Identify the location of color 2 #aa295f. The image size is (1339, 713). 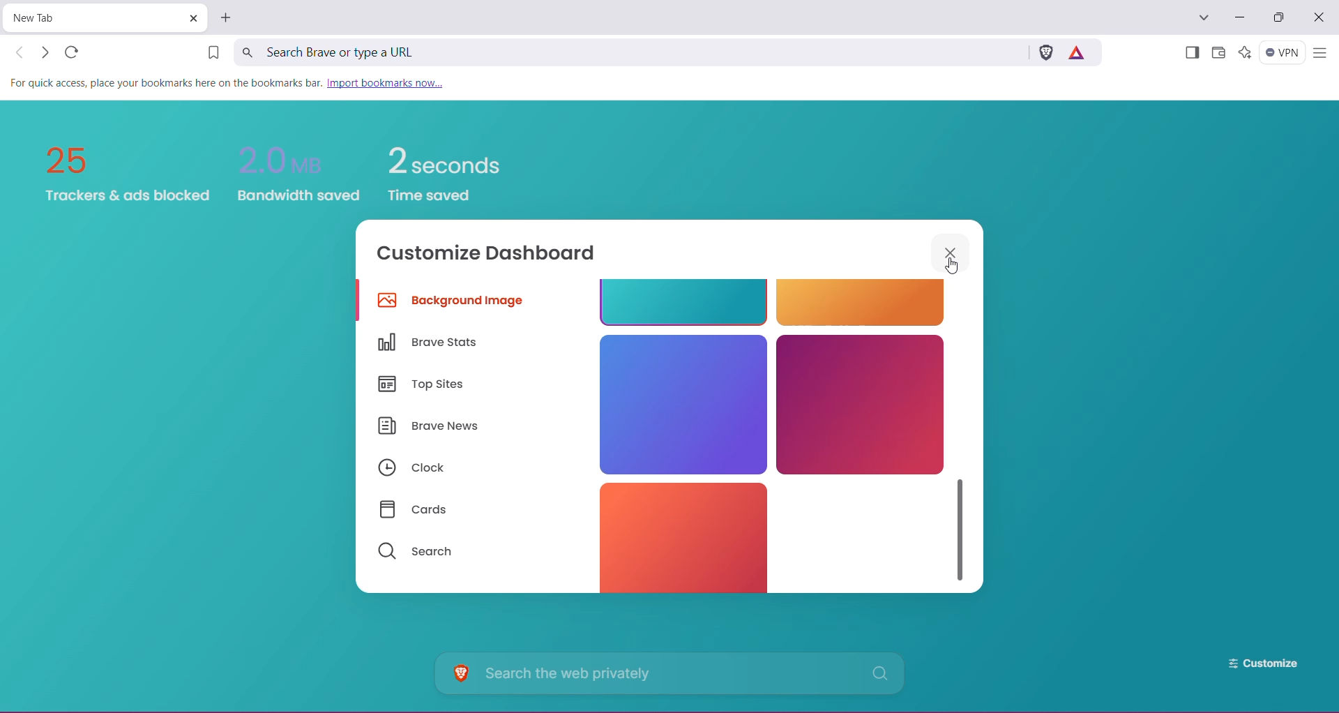
(861, 404).